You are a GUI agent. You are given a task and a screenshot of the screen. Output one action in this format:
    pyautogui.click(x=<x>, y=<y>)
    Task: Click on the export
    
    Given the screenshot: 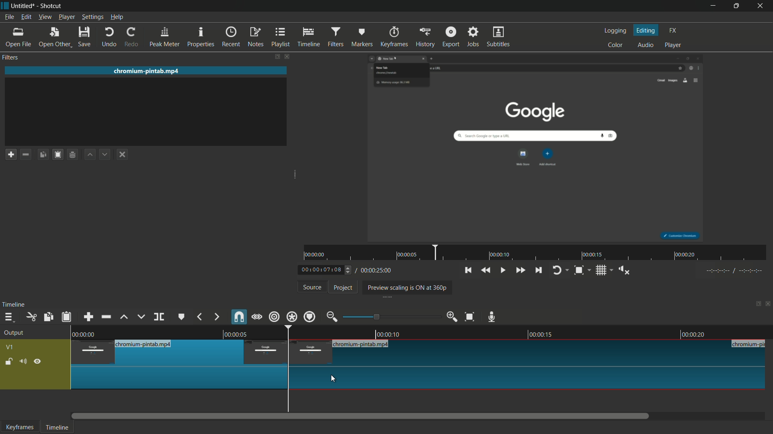 What is the action you would take?
    pyautogui.click(x=451, y=36)
    